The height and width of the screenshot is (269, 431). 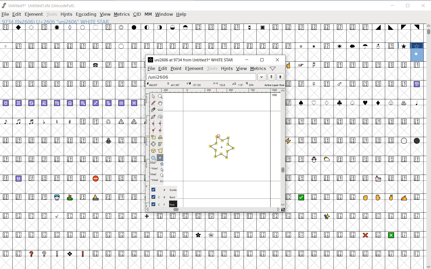 What do you see at coordinates (153, 103) in the screenshot?
I see `DRAW A FREEHAND` at bounding box center [153, 103].